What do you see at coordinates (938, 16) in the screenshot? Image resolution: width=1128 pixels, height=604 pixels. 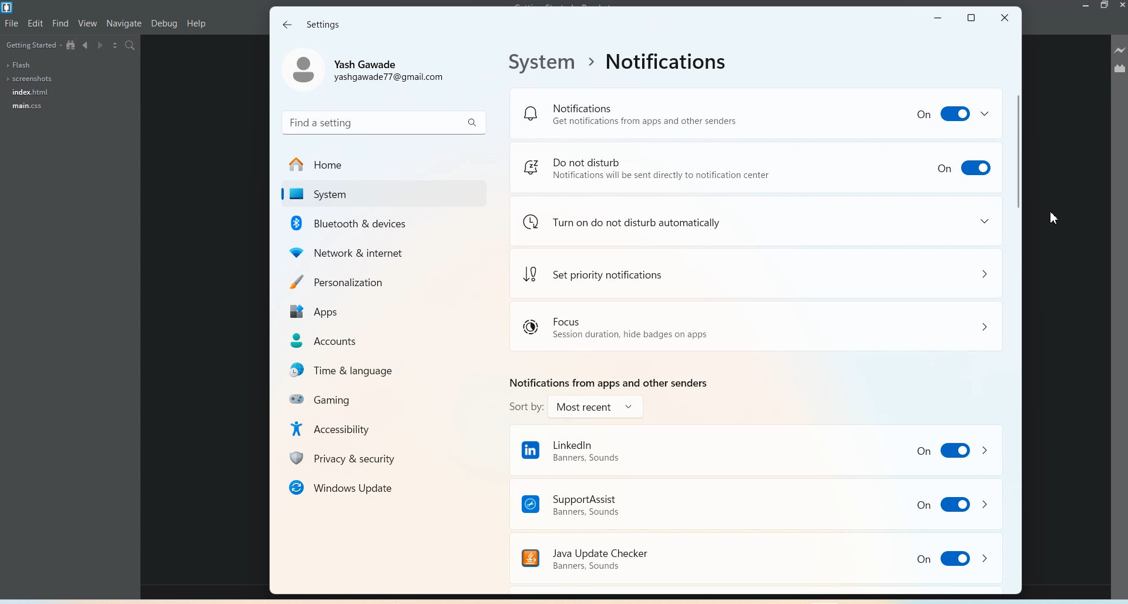 I see `Minimize` at bounding box center [938, 16].